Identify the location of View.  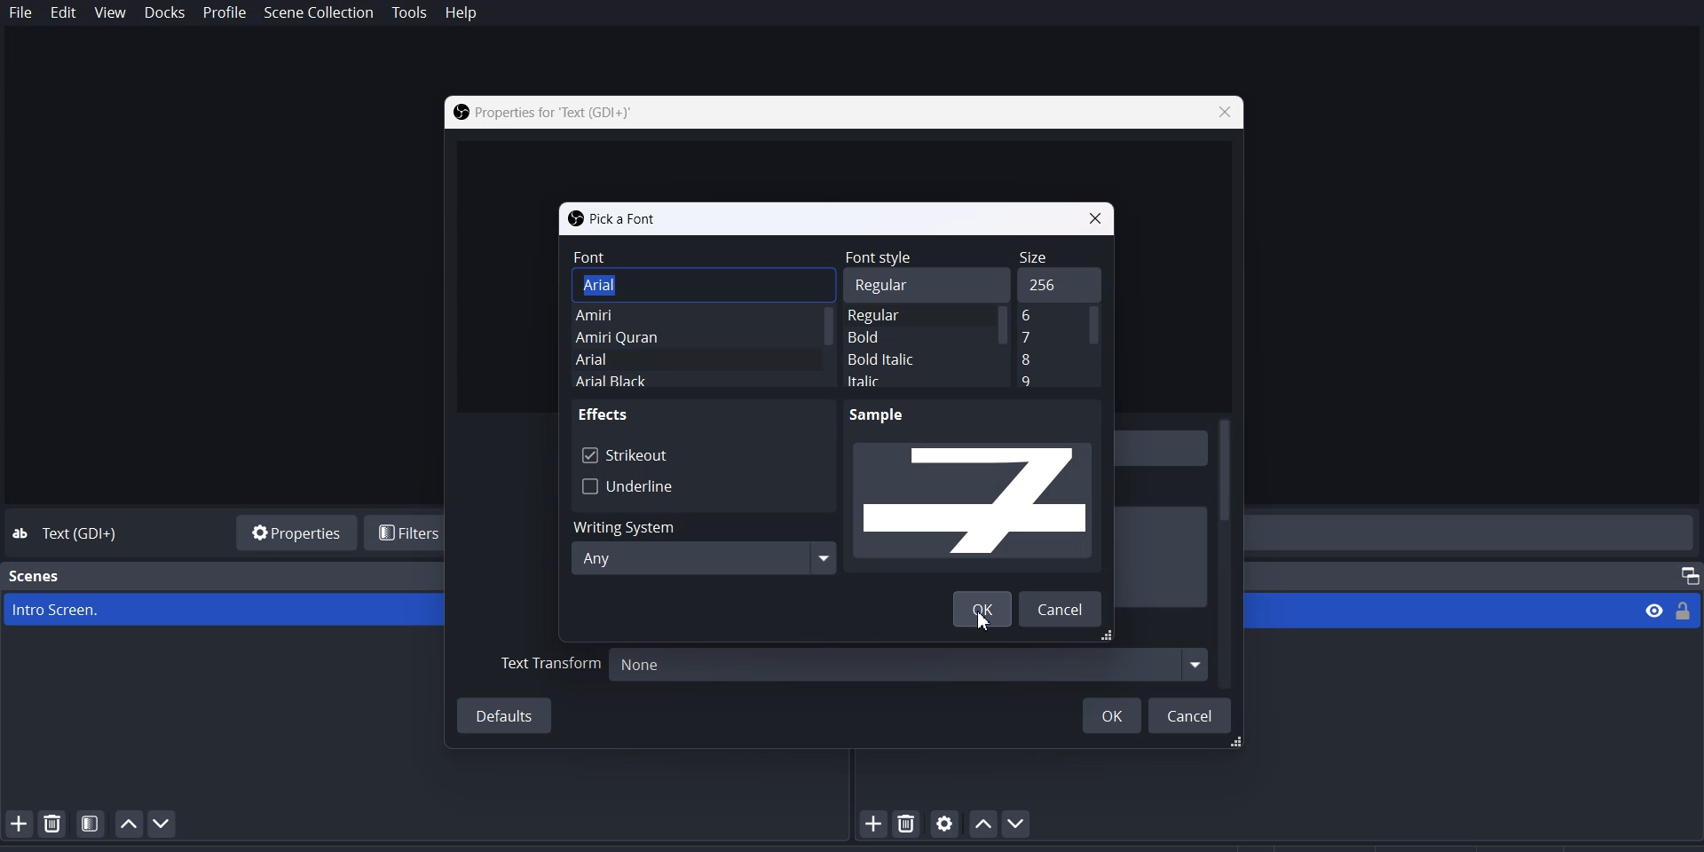
(111, 13).